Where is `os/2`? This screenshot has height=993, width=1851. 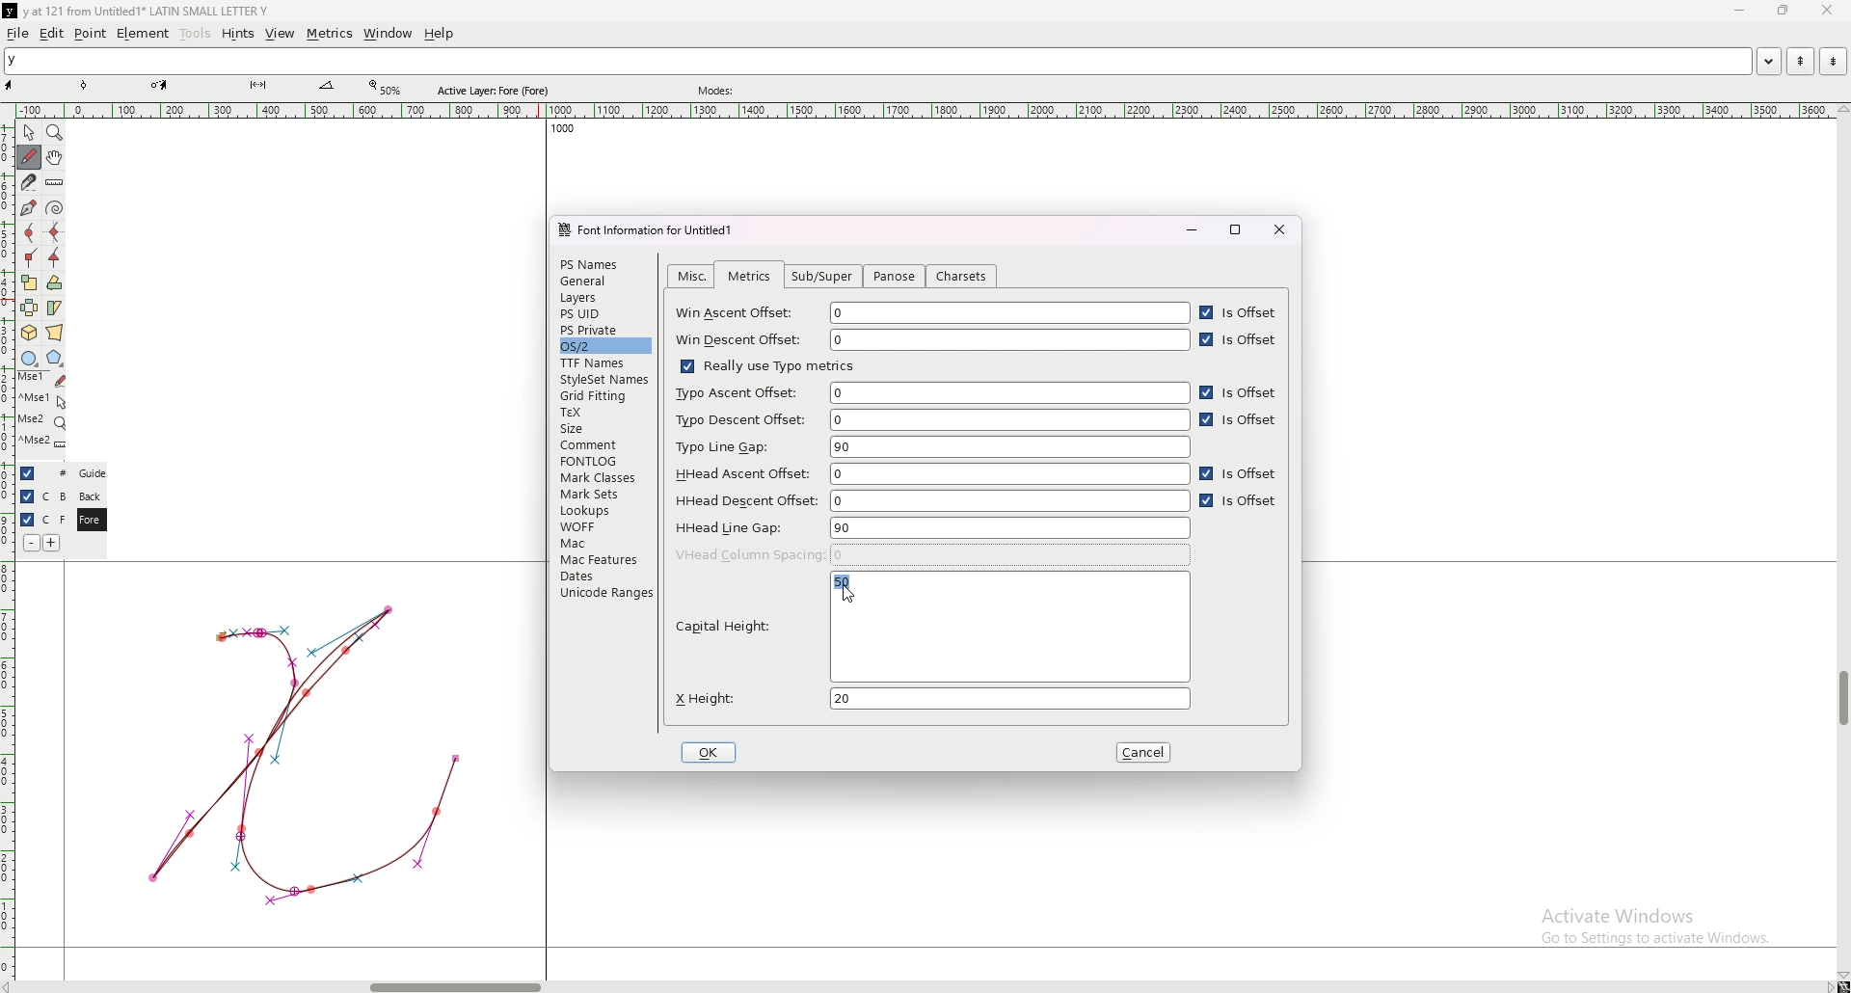
os/2 is located at coordinates (604, 345).